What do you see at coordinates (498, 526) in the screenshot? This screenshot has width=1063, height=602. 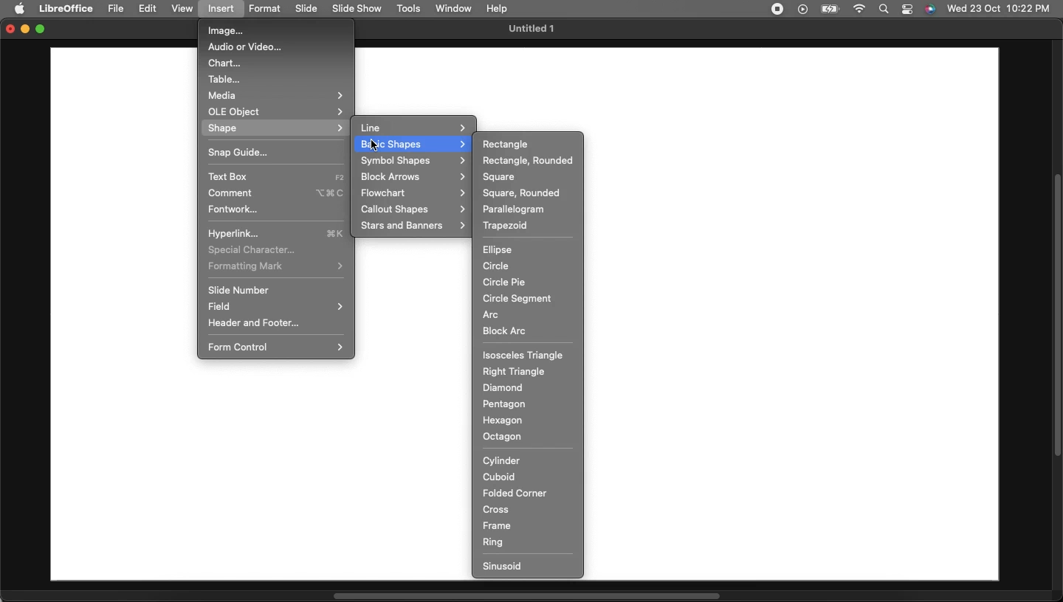 I see `Frame` at bounding box center [498, 526].